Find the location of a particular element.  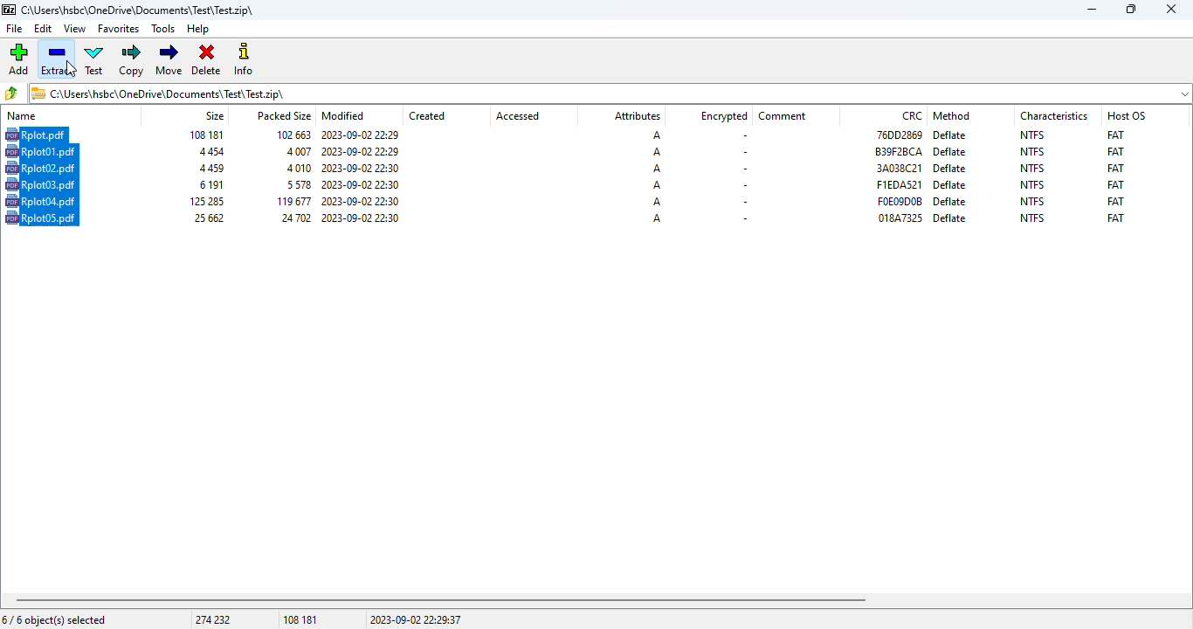

name is located at coordinates (22, 116).